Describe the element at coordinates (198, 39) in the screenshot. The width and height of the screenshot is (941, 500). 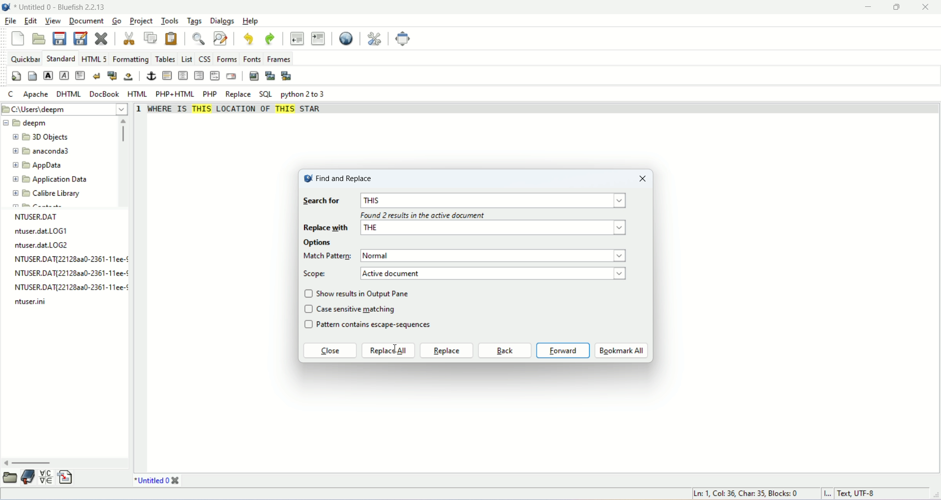
I see `find` at that location.